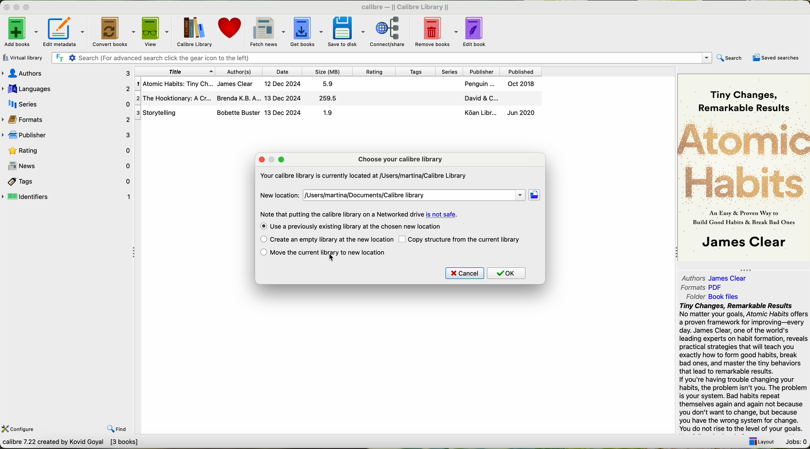  I want to click on Collapse, so click(135, 253).